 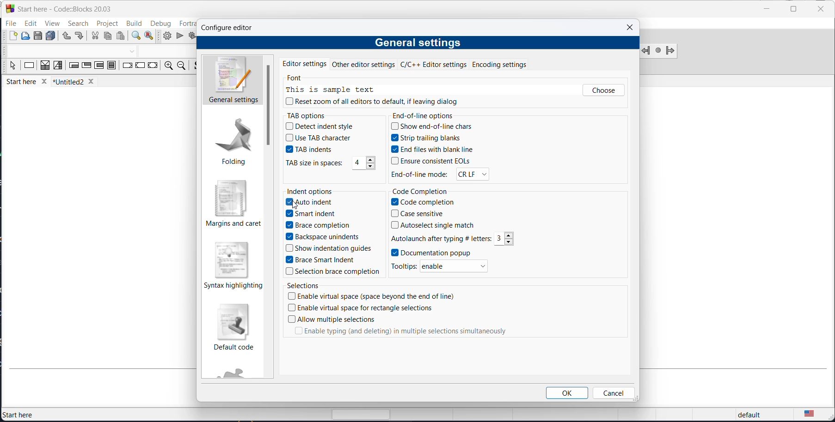 I want to click on settings, so click(x=269, y=105).